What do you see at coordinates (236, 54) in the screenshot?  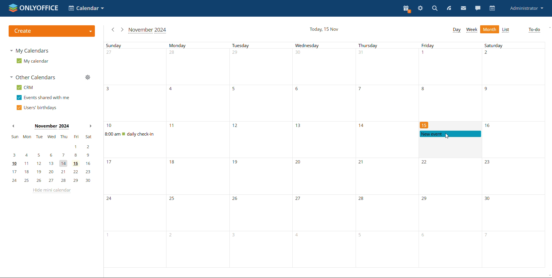 I see `Number` at bounding box center [236, 54].